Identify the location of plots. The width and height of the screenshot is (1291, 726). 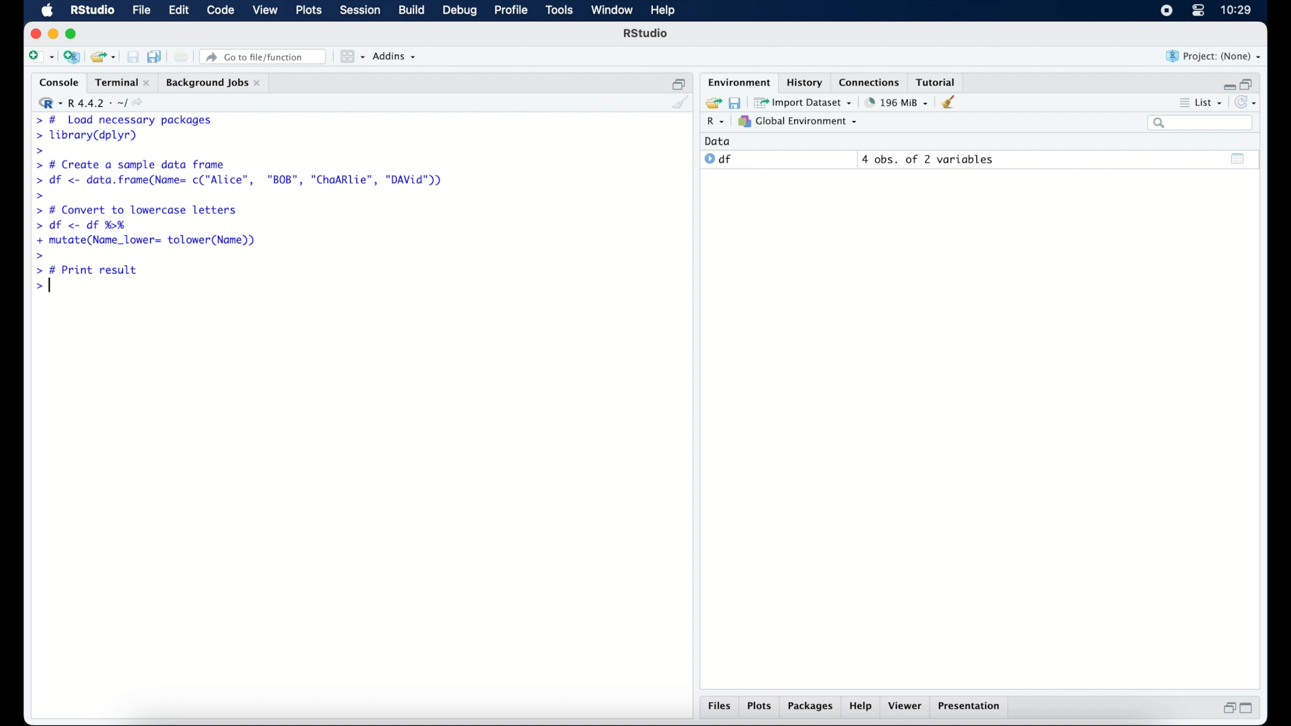
(311, 11).